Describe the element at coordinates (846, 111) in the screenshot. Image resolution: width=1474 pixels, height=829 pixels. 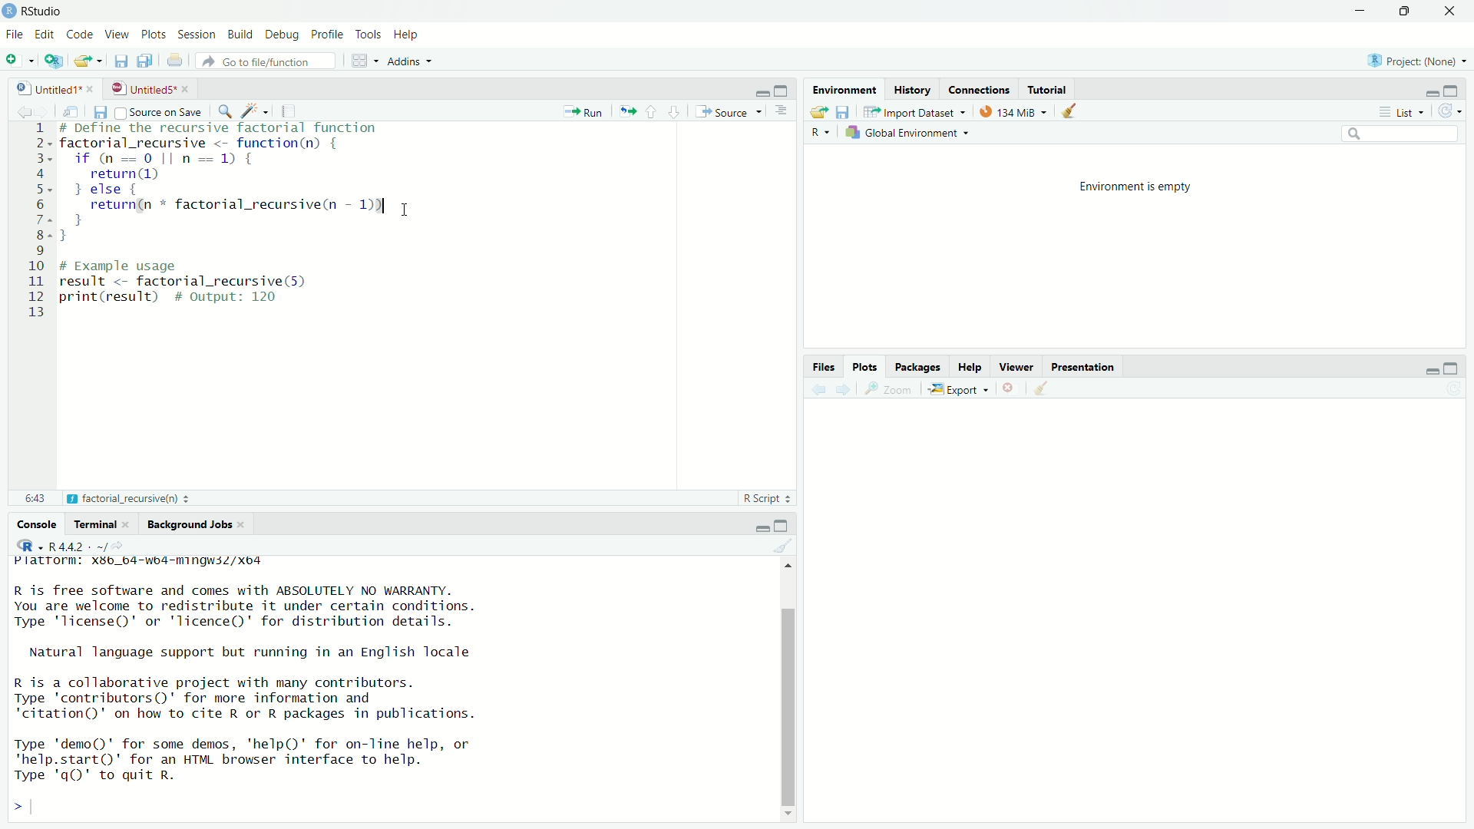
I see `Save workspace as` at that location.